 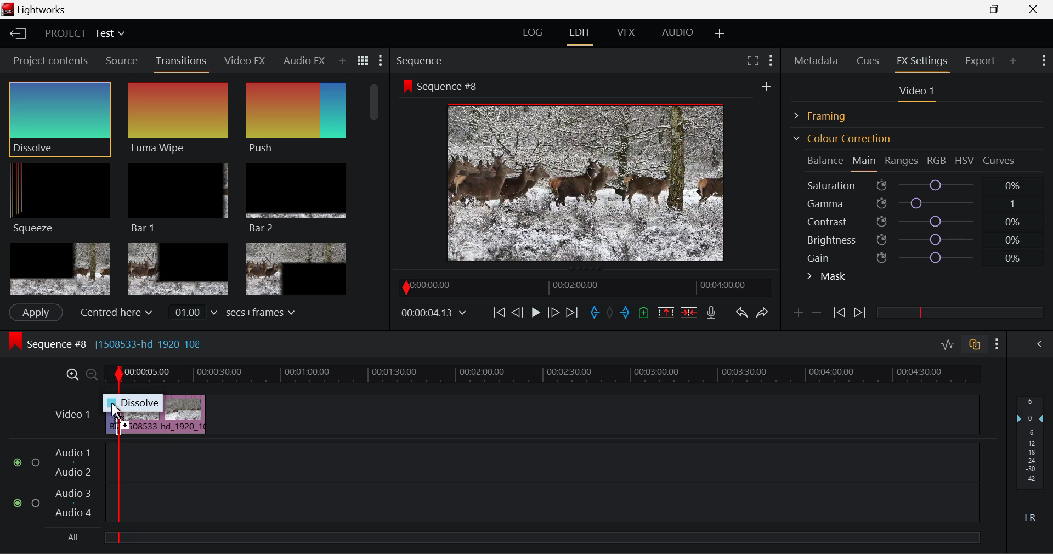 What do you see at coordinates (918, 238) in the screenshot?
I see `Brightness` at bounding box center [918, 238].